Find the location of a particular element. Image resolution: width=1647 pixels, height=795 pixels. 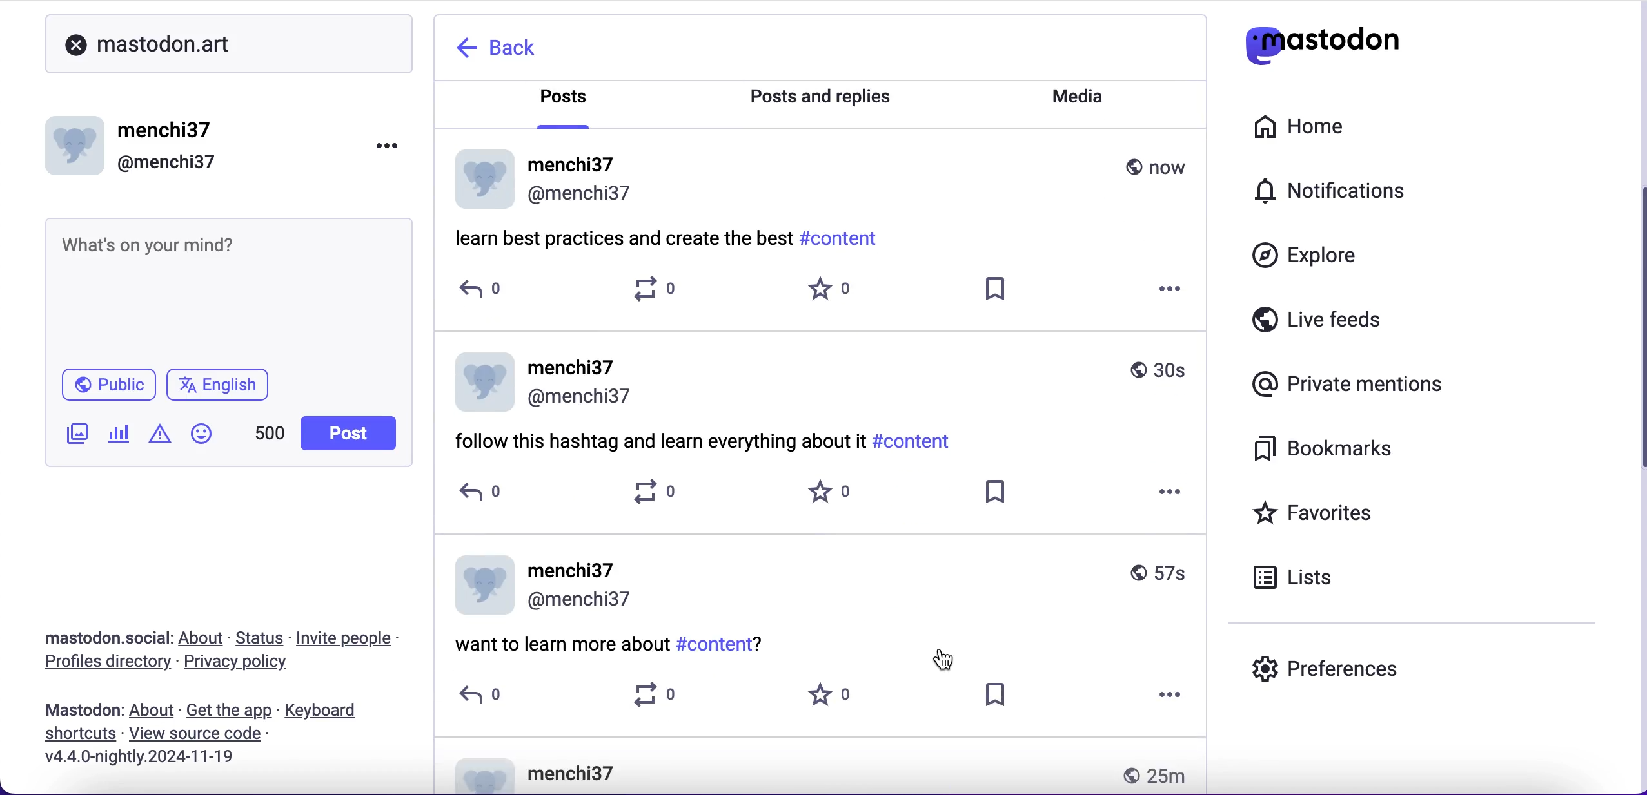

0 replies is located at coordinates (477, 293).